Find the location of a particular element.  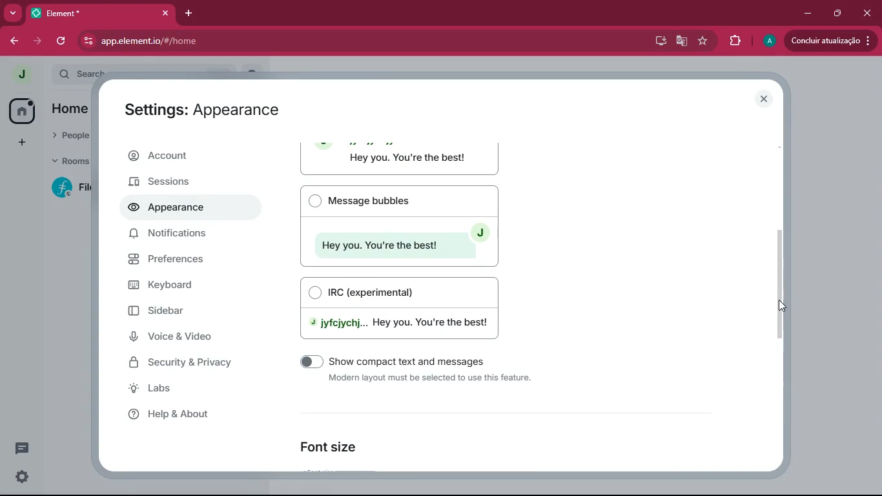

help is located at coordinates (194, 413).